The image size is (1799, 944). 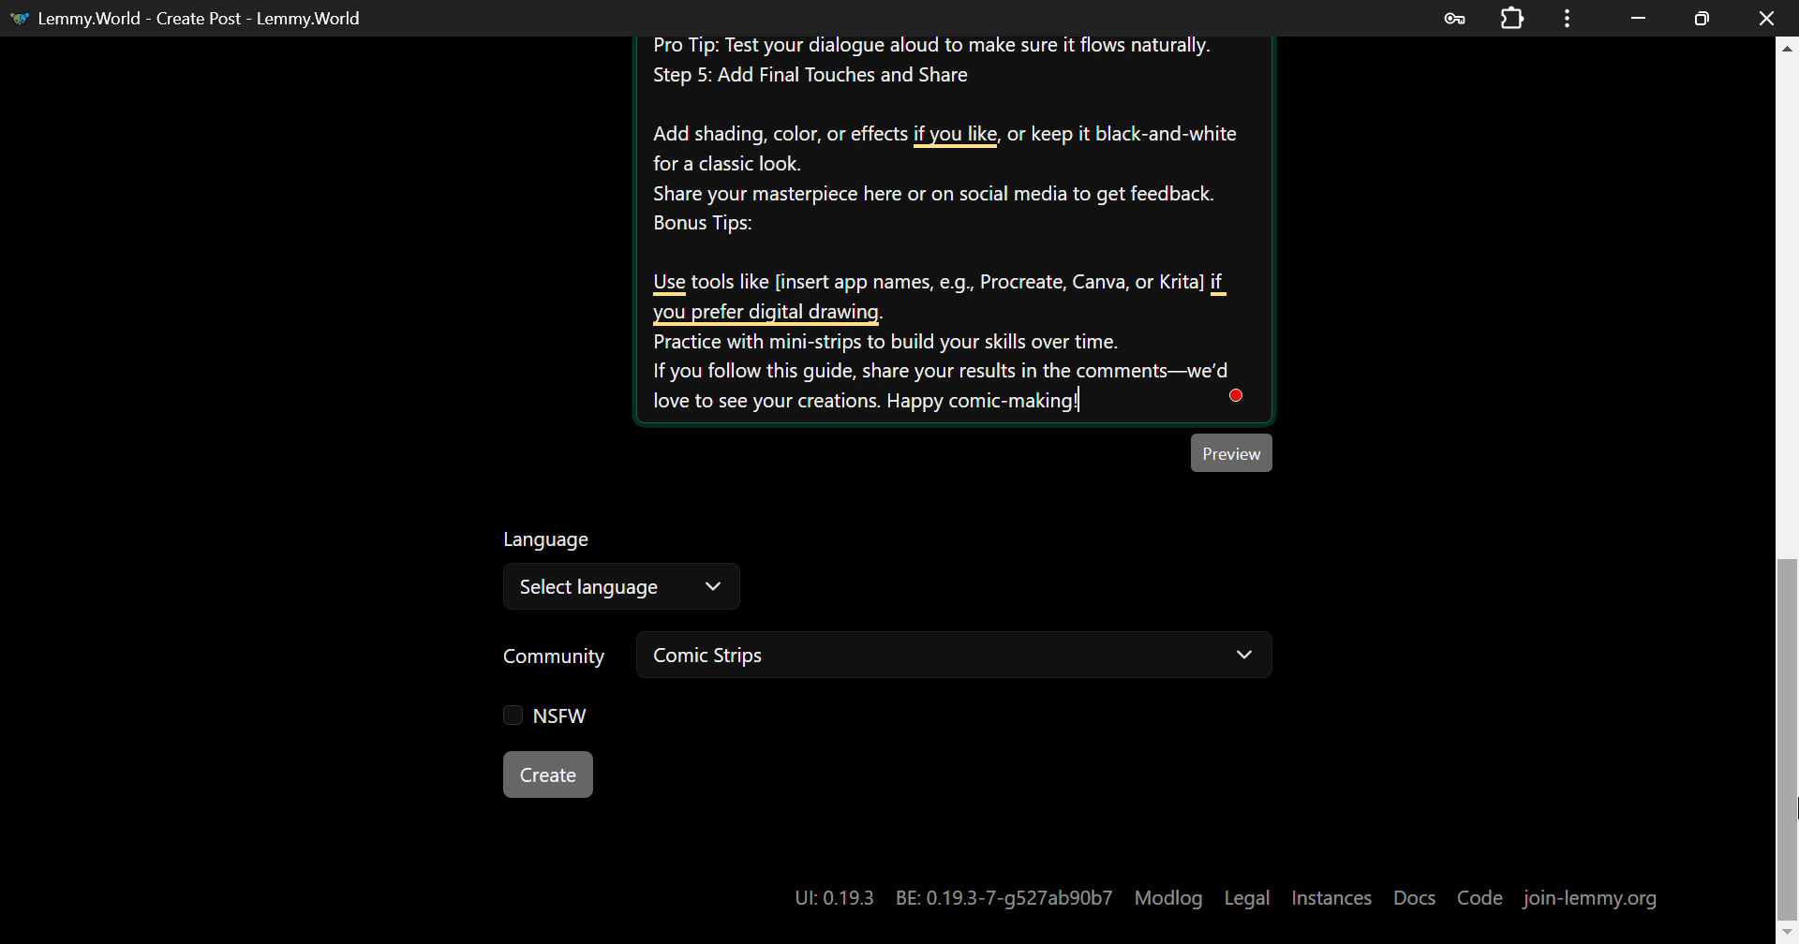 I want to click on Community: Comic Strips, so click(x=879, y=653).